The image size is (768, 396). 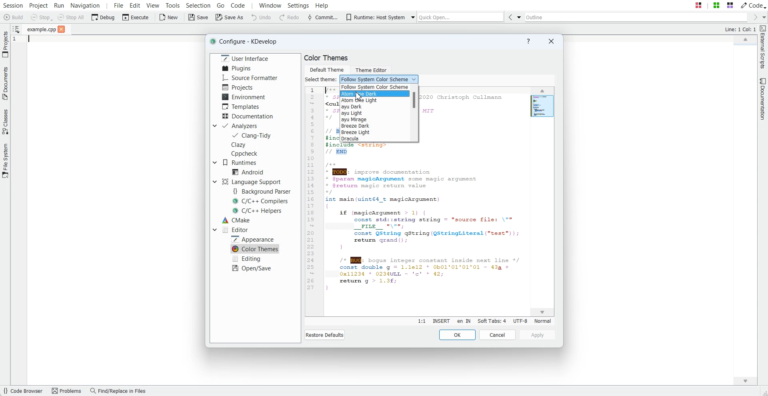 What do you see at coordinates (375, 113) in the screenshot?
I see `ayu Light` at bounding box center [375, 113].